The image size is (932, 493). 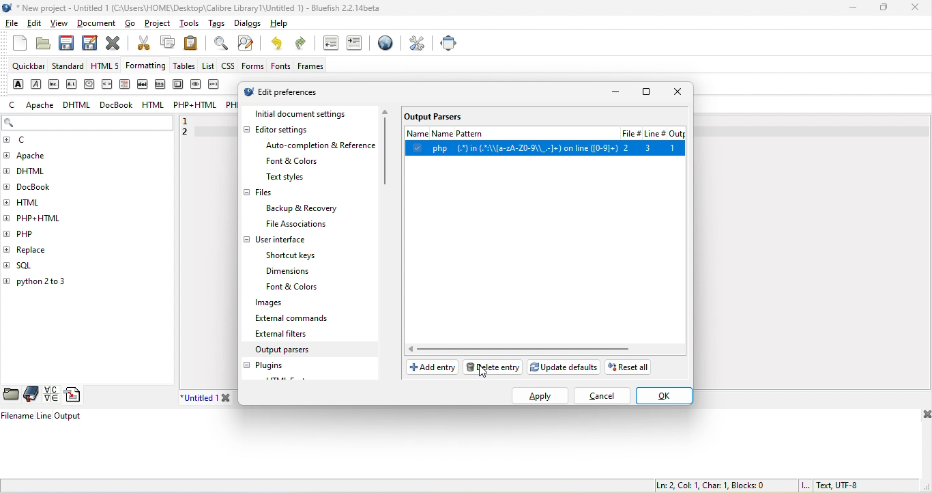 I want to click on fonts, so click(x=278, y=66).